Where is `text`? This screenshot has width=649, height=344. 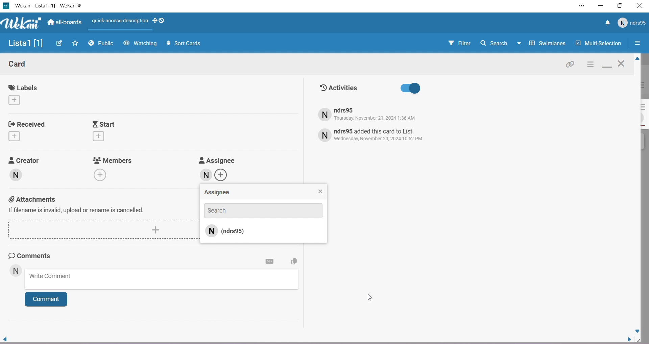
text is located at coordinates (372, 134).